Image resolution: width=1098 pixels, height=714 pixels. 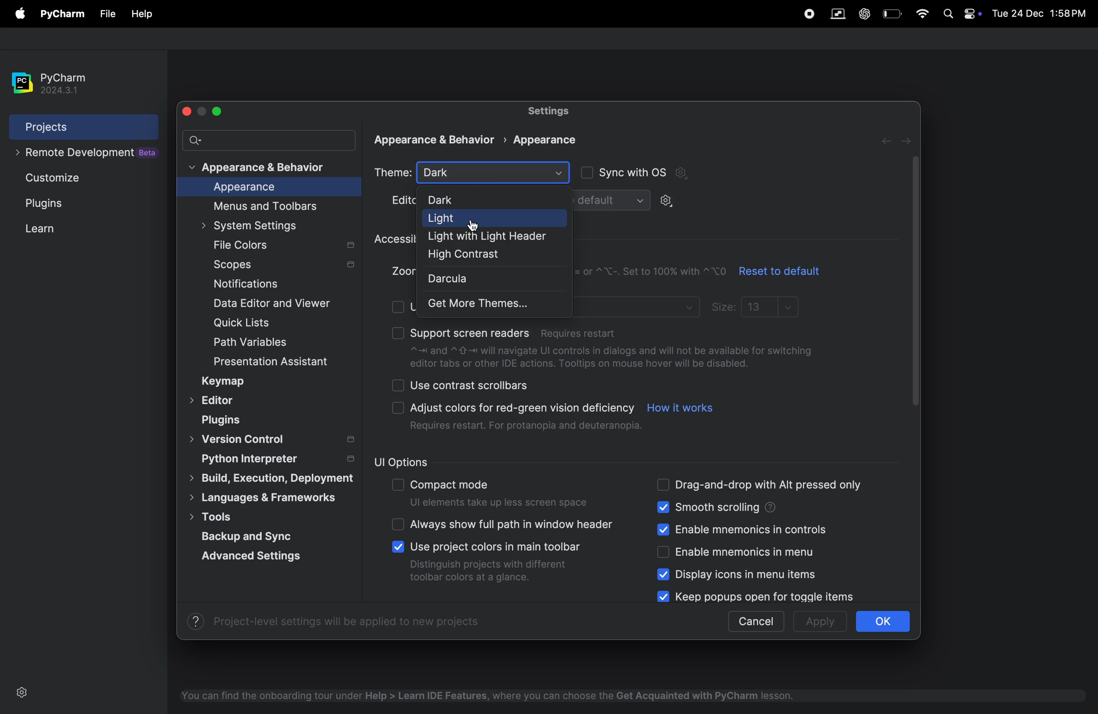 I want to click on check boxes, so click(x=662, y=531).